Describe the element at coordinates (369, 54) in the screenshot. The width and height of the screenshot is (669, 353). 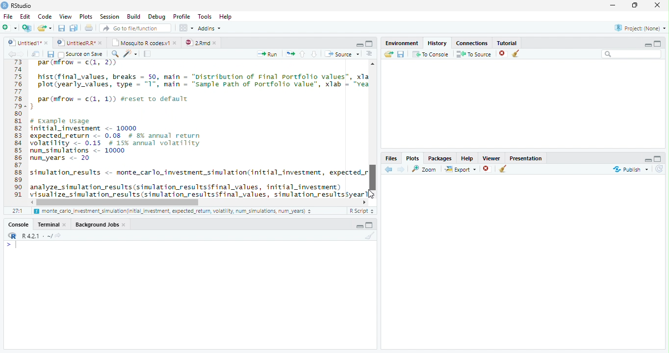
I see `Show document outline` at that location.